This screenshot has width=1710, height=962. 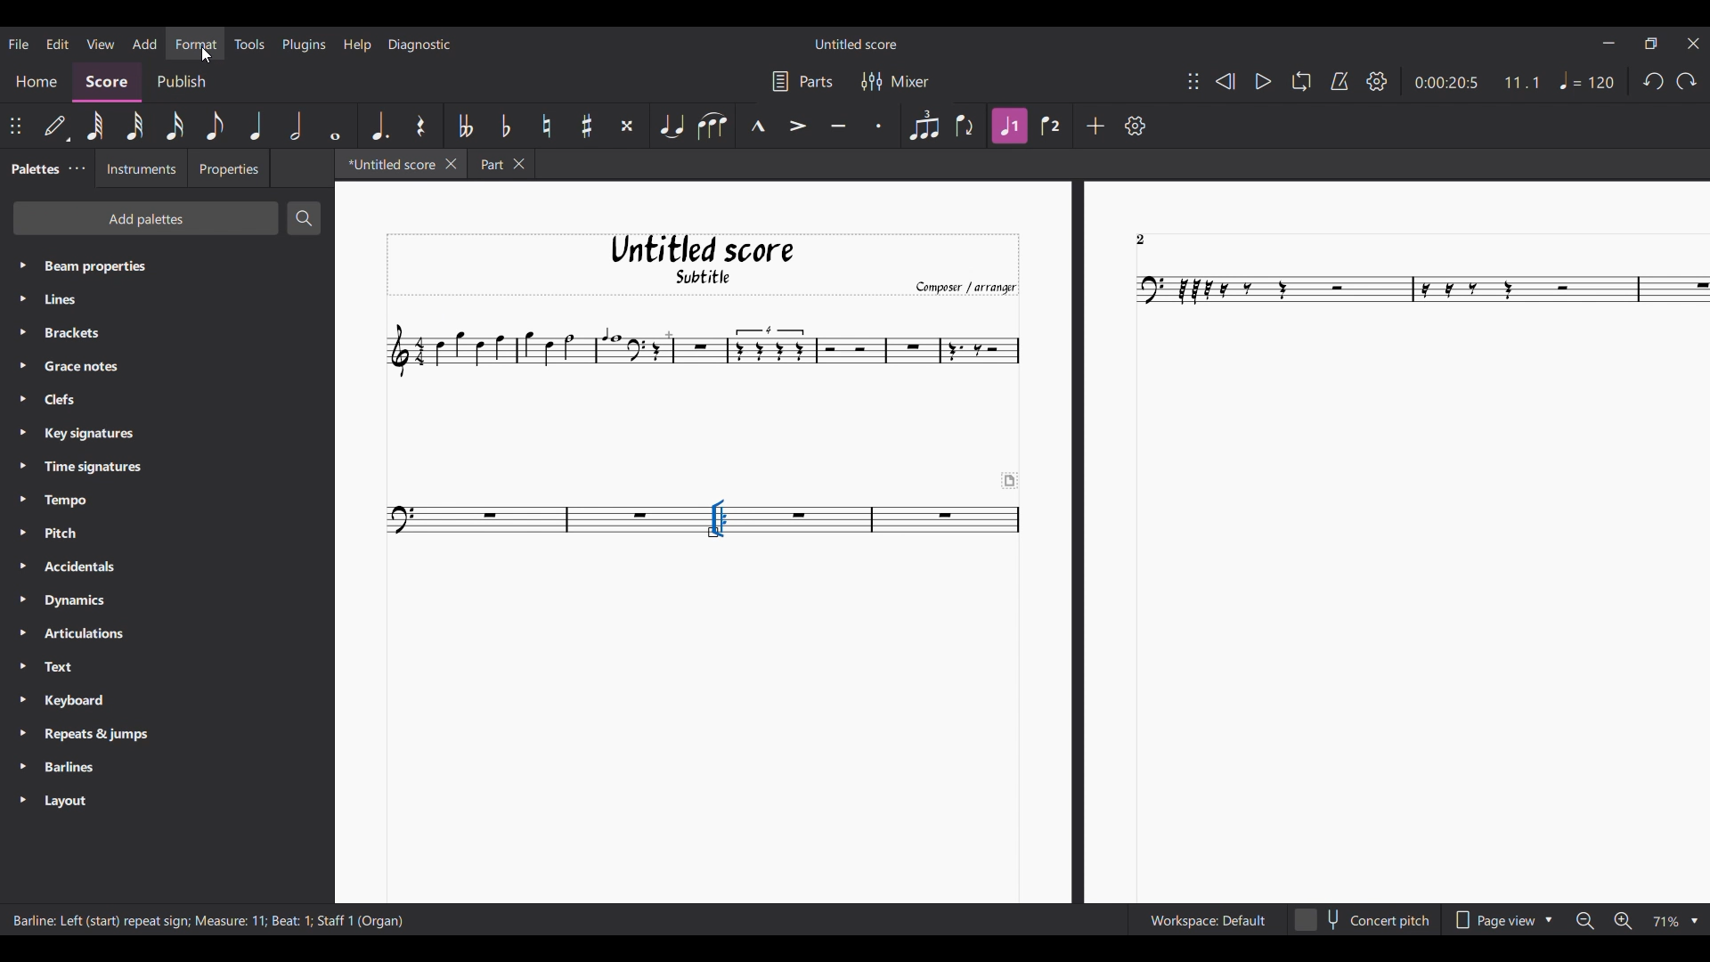 What do you see at coordinates (1301, 81) in the screenshot?
I see `Loop playback` at bounding box center [1301, 81].